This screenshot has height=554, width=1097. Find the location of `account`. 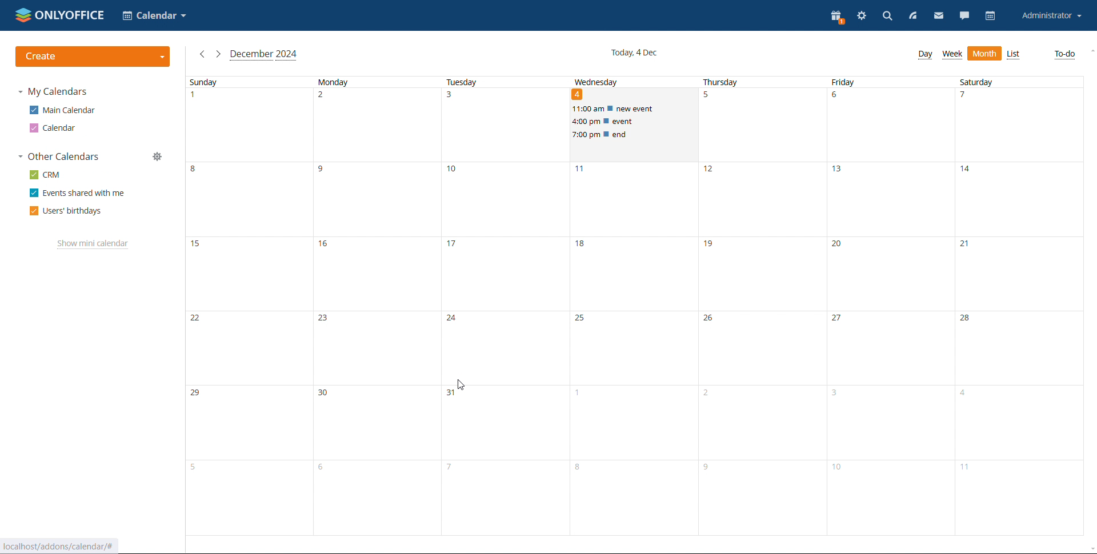

account is located at coordinates (1051, 16).